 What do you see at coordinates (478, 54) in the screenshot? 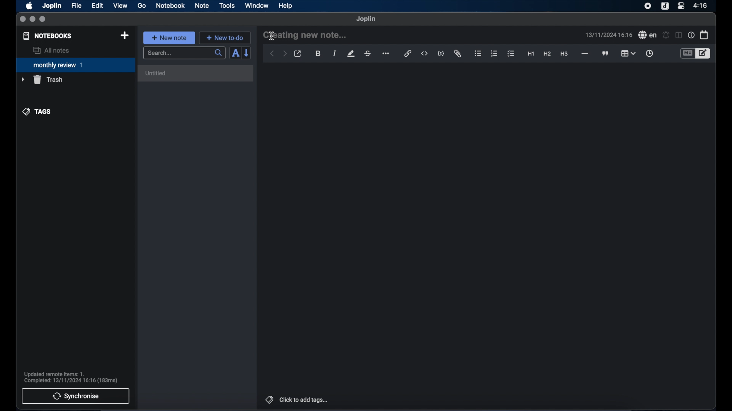
I see `bulleted list` at bounding box center [478, 54].